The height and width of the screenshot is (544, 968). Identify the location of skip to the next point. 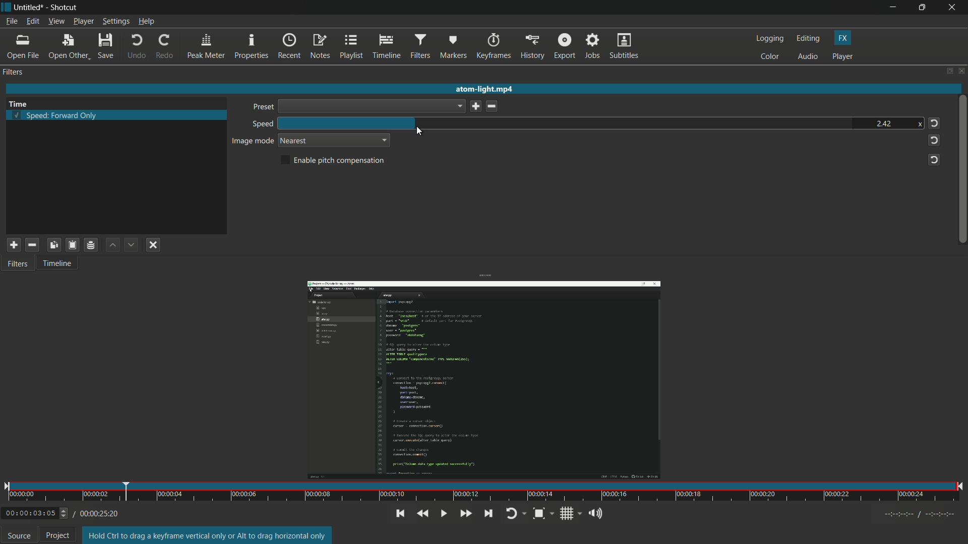
(489, 513).